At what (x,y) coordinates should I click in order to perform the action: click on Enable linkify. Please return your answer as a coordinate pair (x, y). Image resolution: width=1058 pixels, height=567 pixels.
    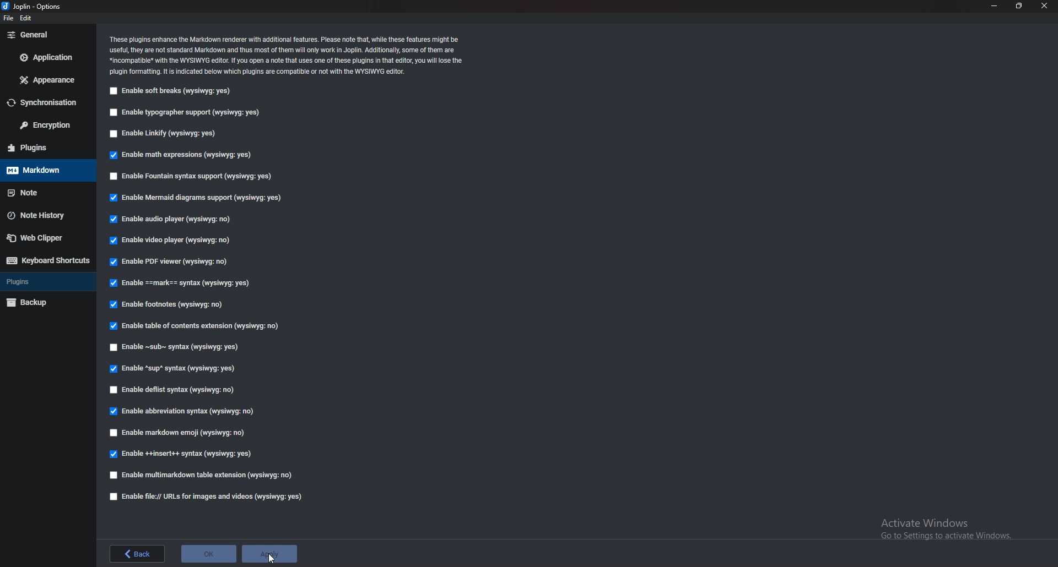
    Looking at the image, I should click on (165, 134).